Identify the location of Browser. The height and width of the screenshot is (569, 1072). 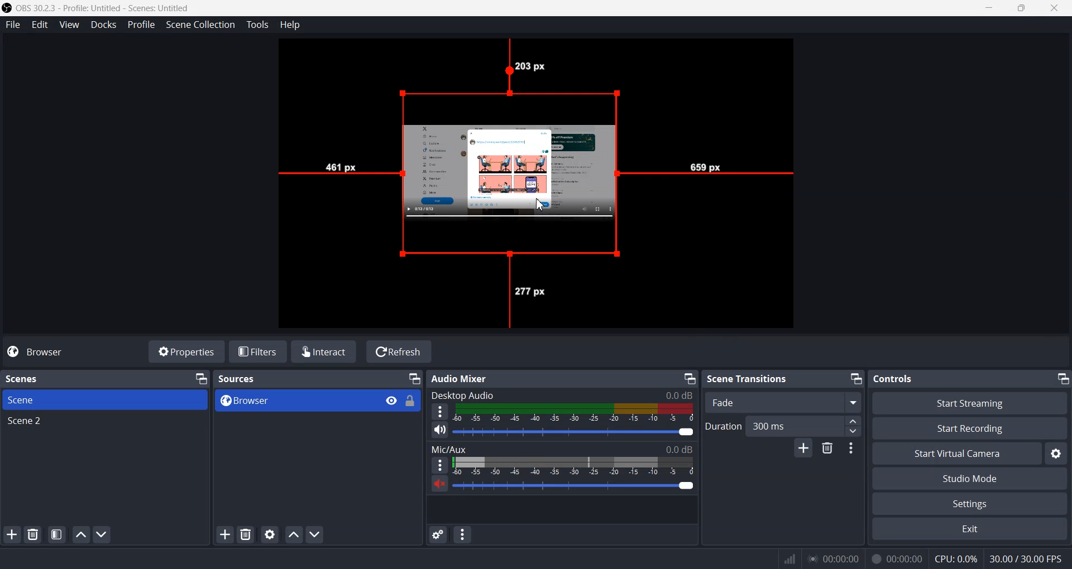
(287, 401).